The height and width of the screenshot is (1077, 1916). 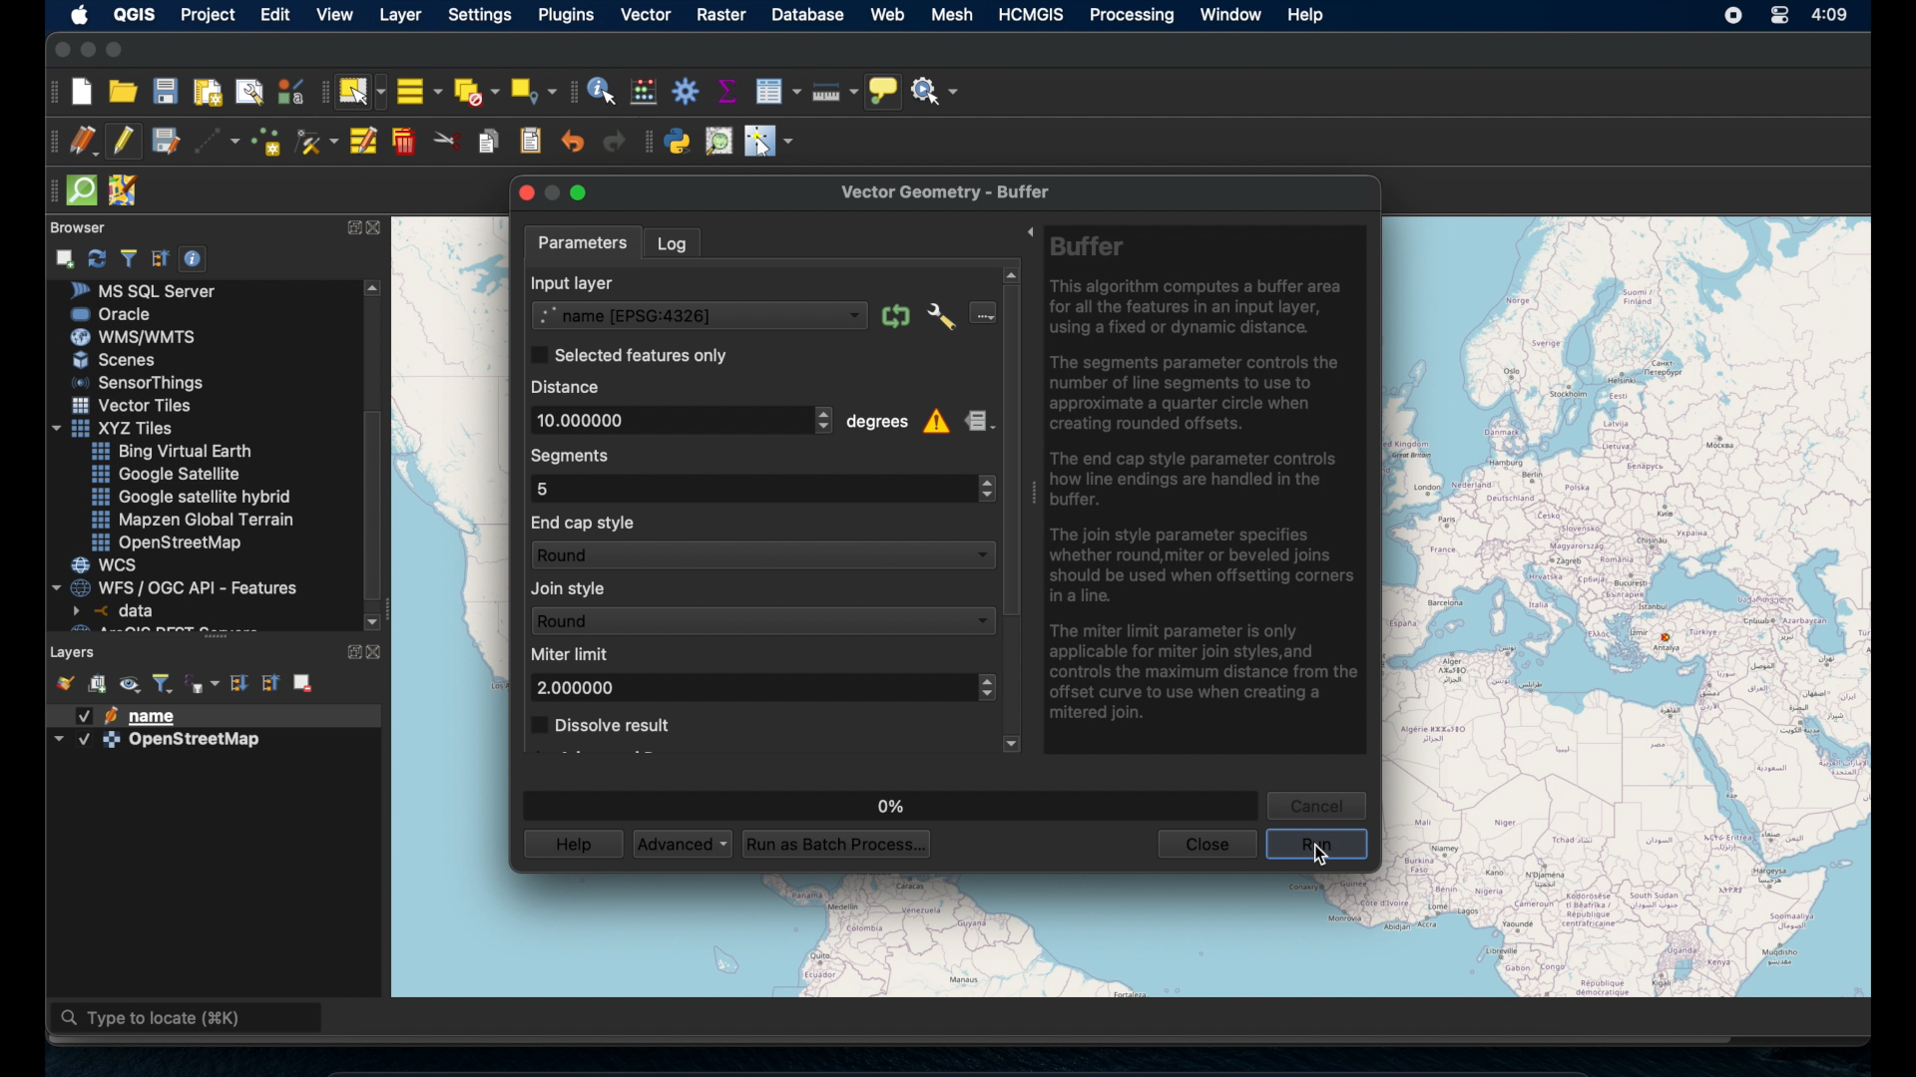 I want to click on bing virtual earth, so click(x=170, y=452).